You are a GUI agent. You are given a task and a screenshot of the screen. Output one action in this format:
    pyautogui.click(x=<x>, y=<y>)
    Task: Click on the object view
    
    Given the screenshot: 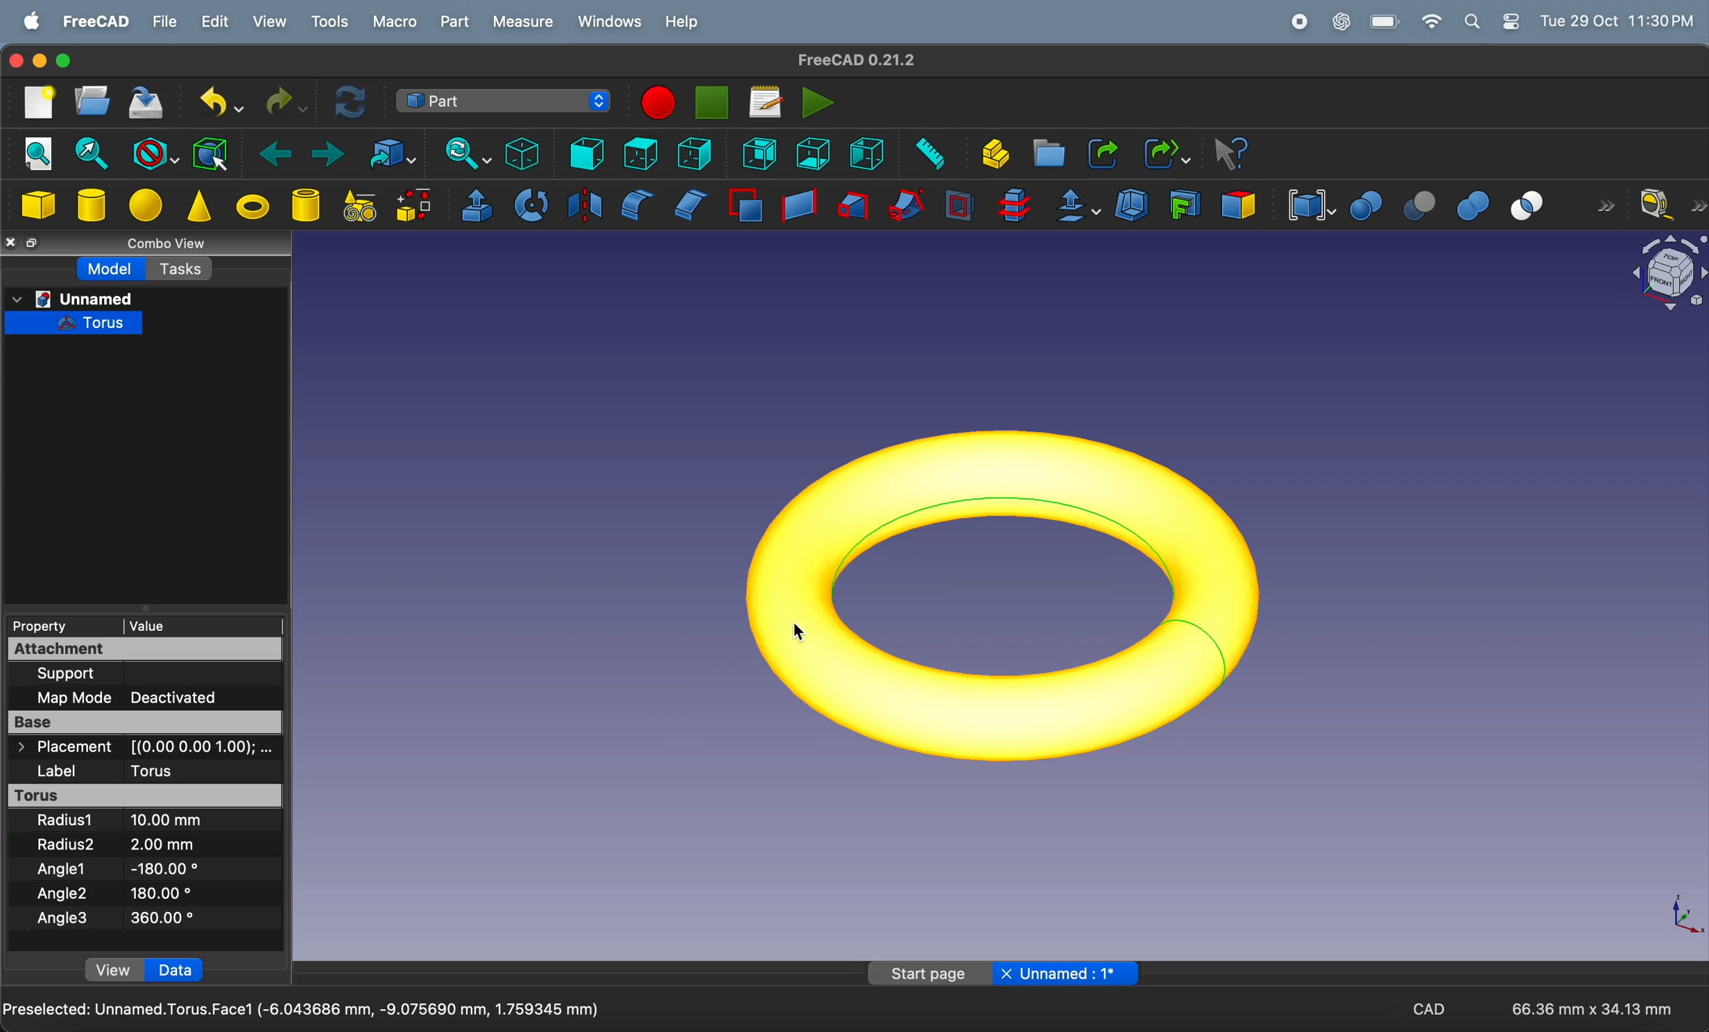 What is the action you would take?
    pyautogui.click(x=1667, y=275)
    